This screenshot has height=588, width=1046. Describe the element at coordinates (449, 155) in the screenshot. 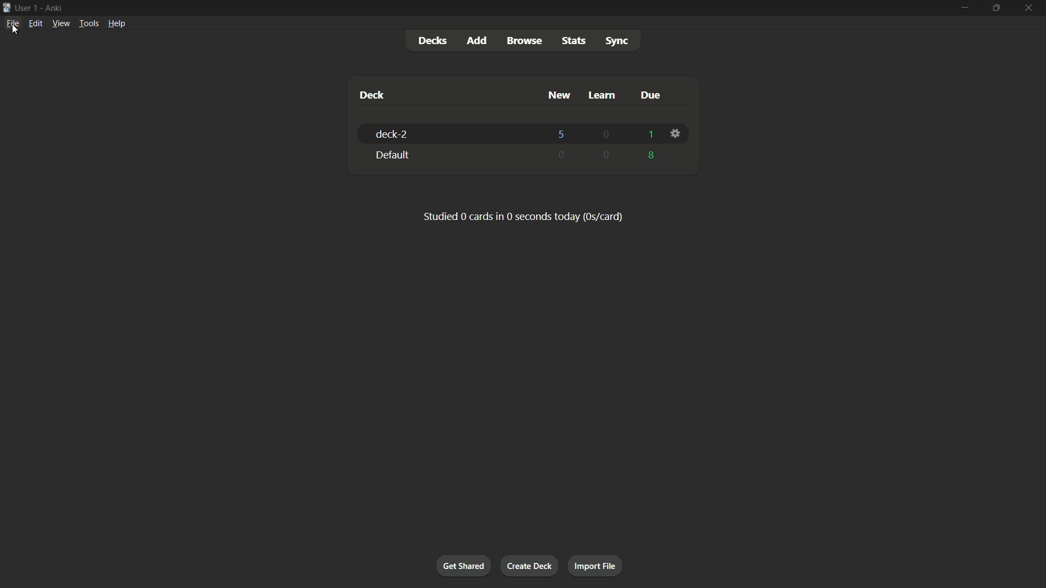

I see `Default` at that location.